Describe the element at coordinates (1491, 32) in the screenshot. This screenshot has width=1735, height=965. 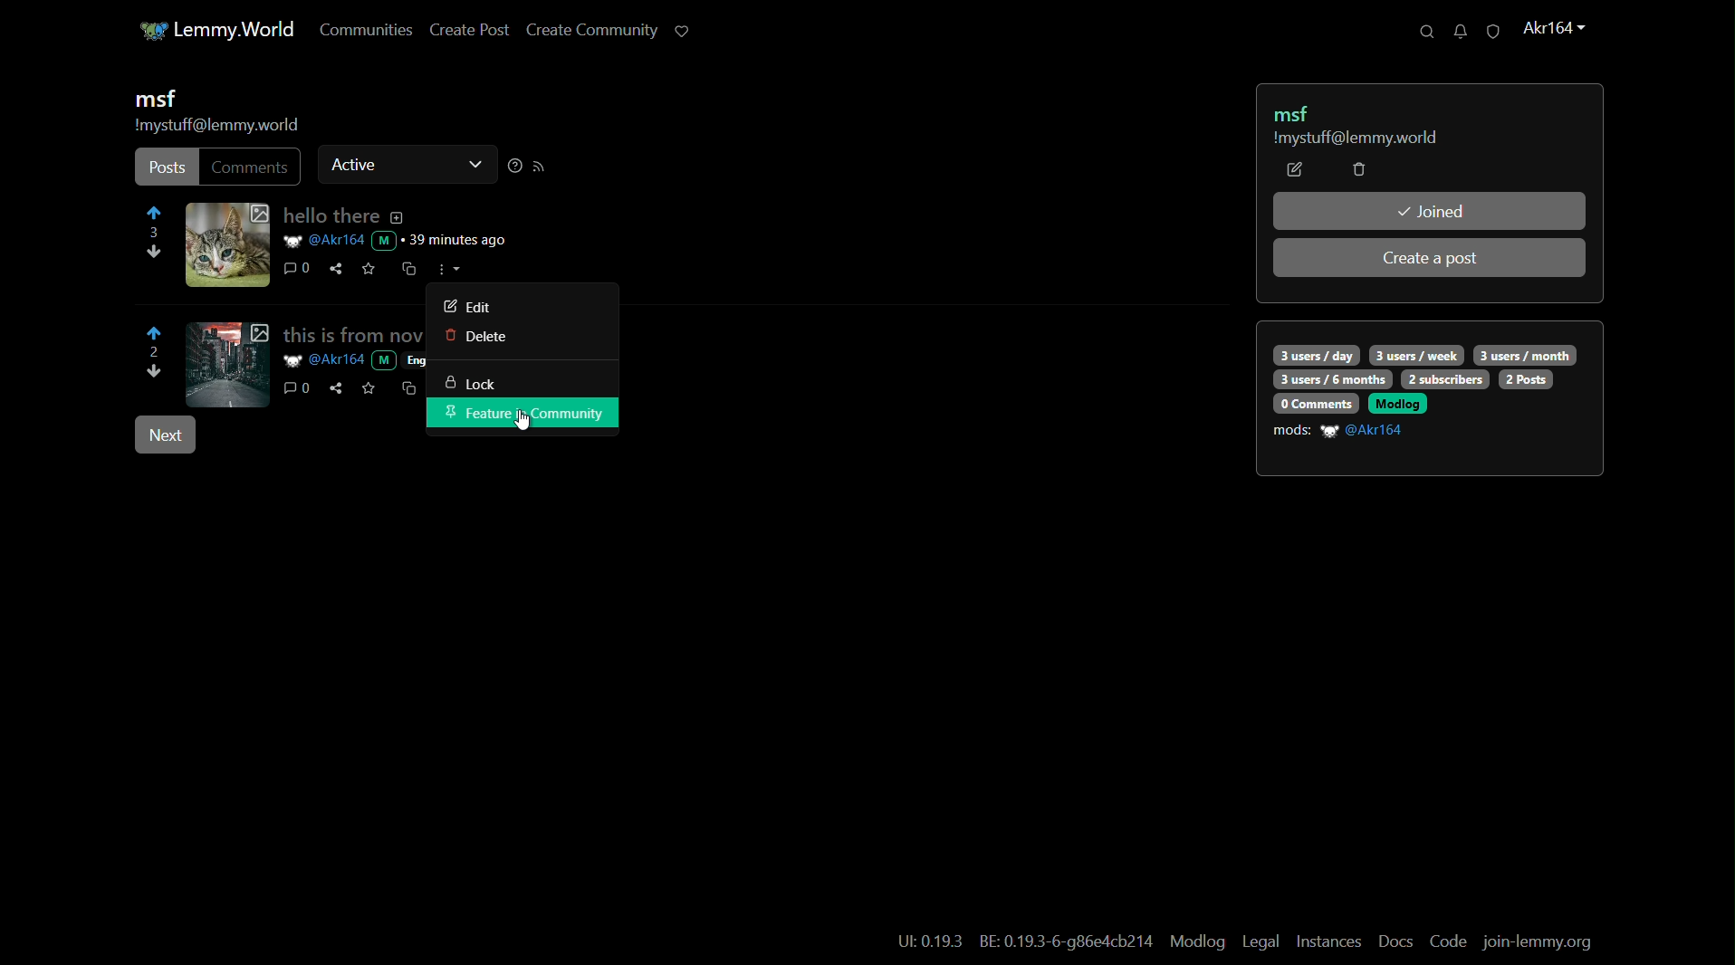
I see `unread reports` at that location.